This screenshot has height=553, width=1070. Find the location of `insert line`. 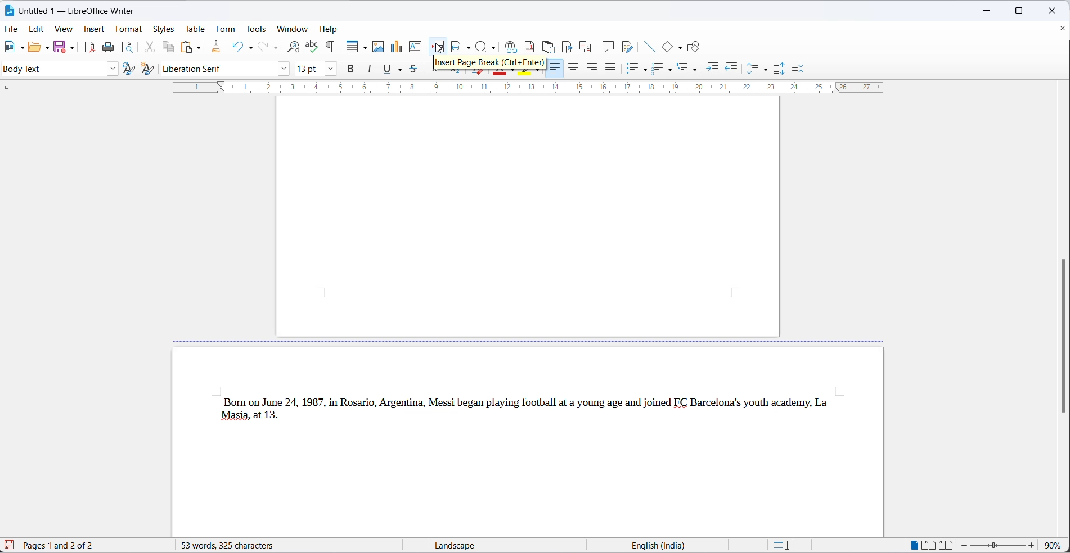

insert line is located at coordinates (650, 47).